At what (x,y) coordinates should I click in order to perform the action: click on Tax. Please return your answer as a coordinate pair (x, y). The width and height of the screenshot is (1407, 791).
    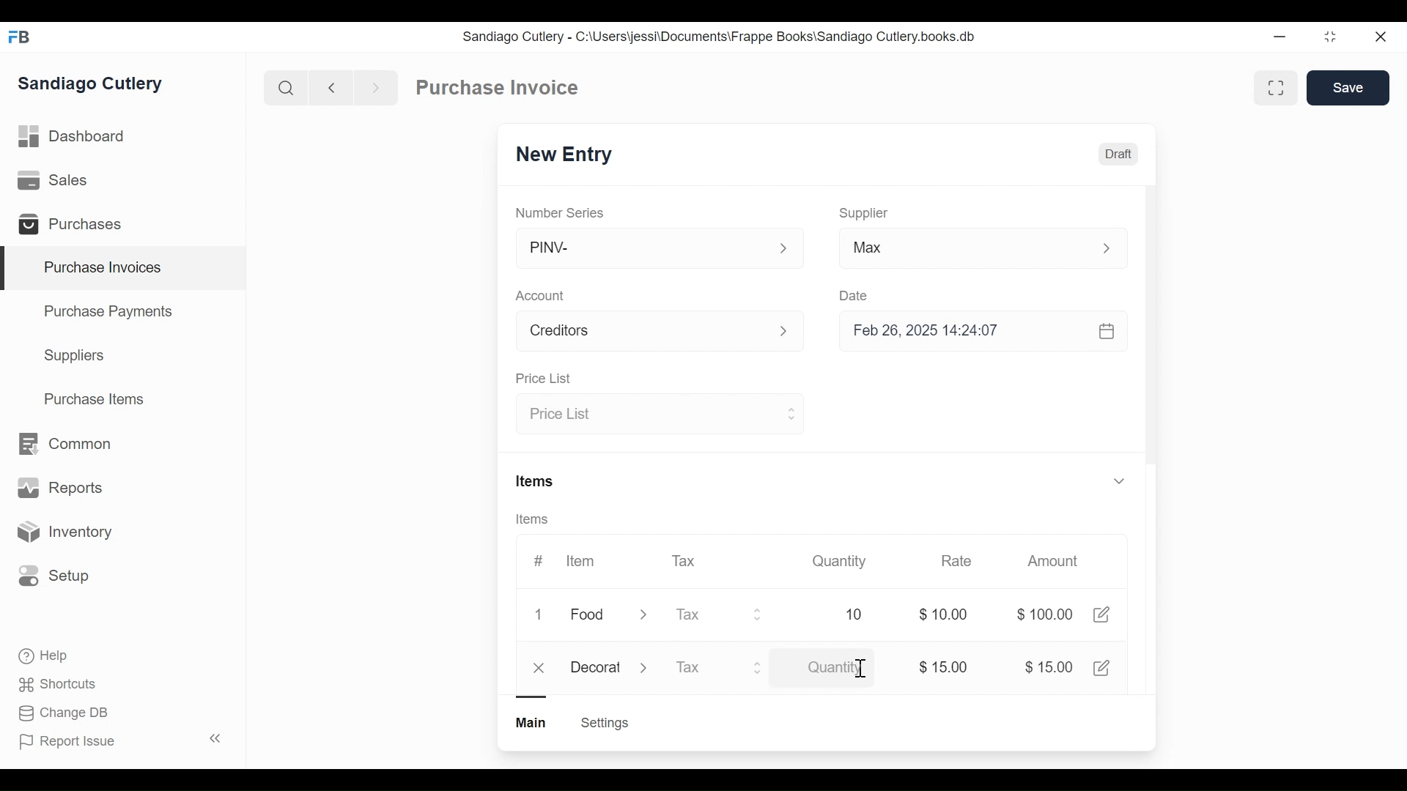
    Looking at the image, I should click on (686, 560).